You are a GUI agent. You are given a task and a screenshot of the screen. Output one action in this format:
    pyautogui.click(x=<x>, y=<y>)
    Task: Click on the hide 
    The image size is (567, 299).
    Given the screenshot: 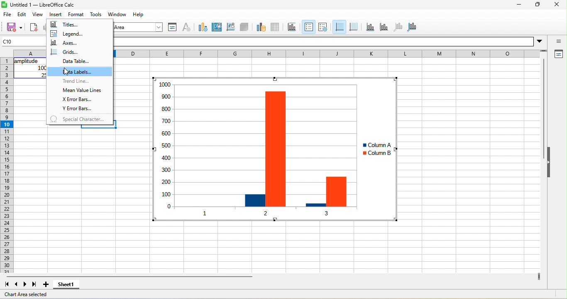 What is the action you would take?
    pyautogui.click(x=550, y=163)
    